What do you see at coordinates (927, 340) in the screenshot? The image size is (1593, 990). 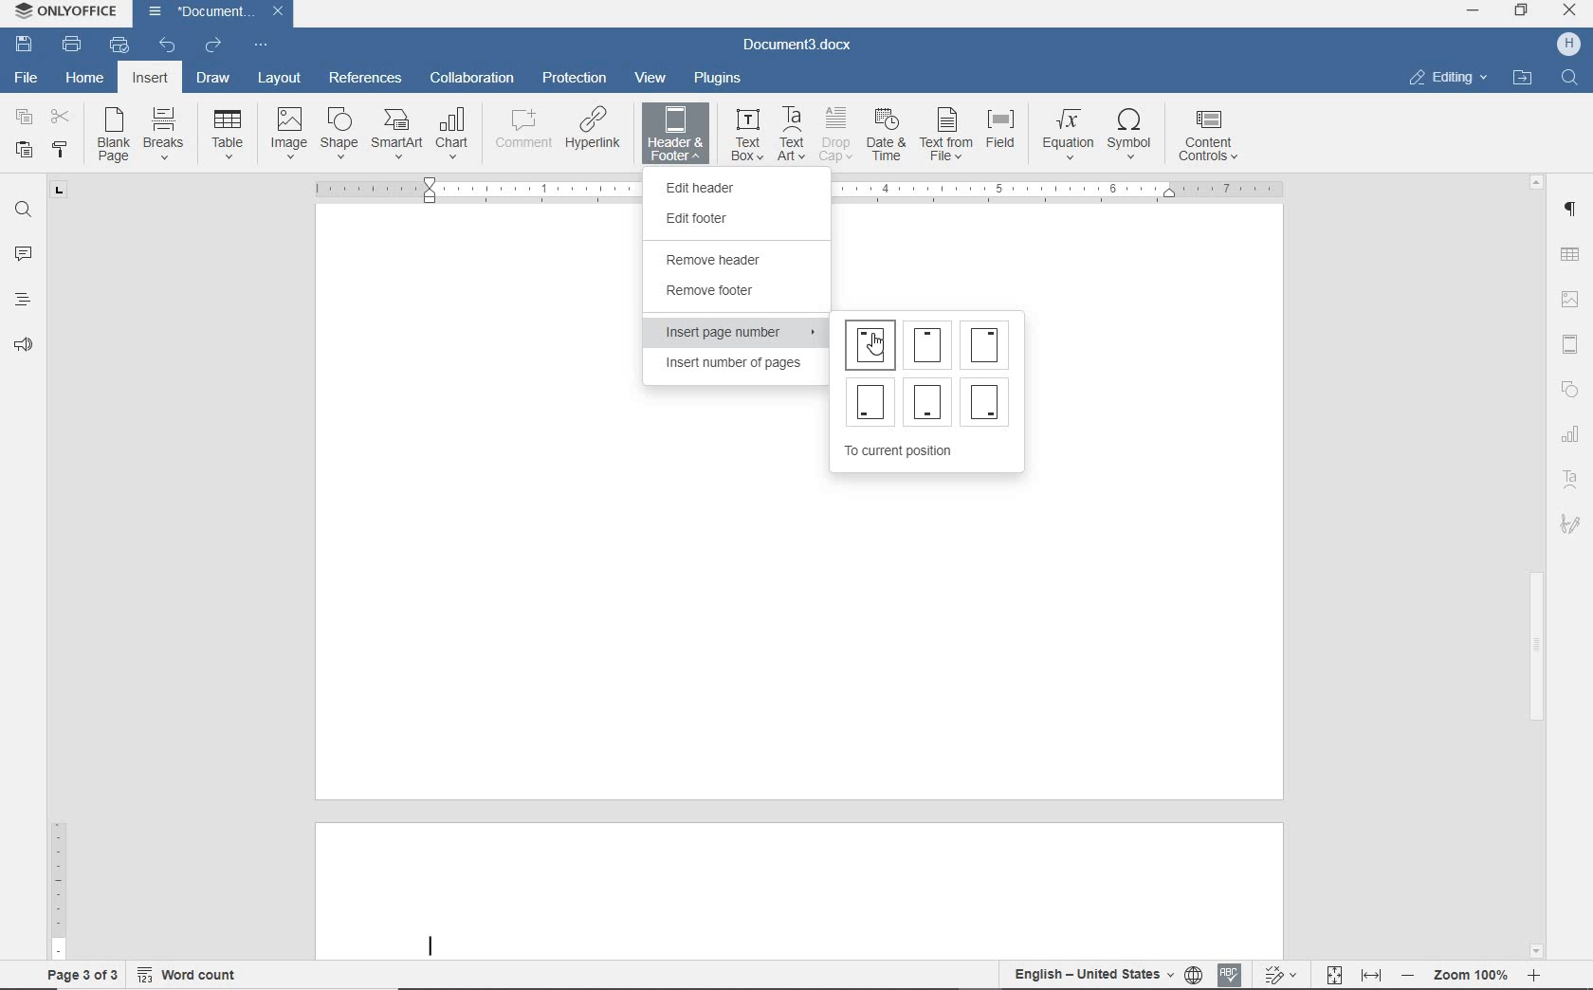 I see `Page number at top center` at bounding box center [927, 340].